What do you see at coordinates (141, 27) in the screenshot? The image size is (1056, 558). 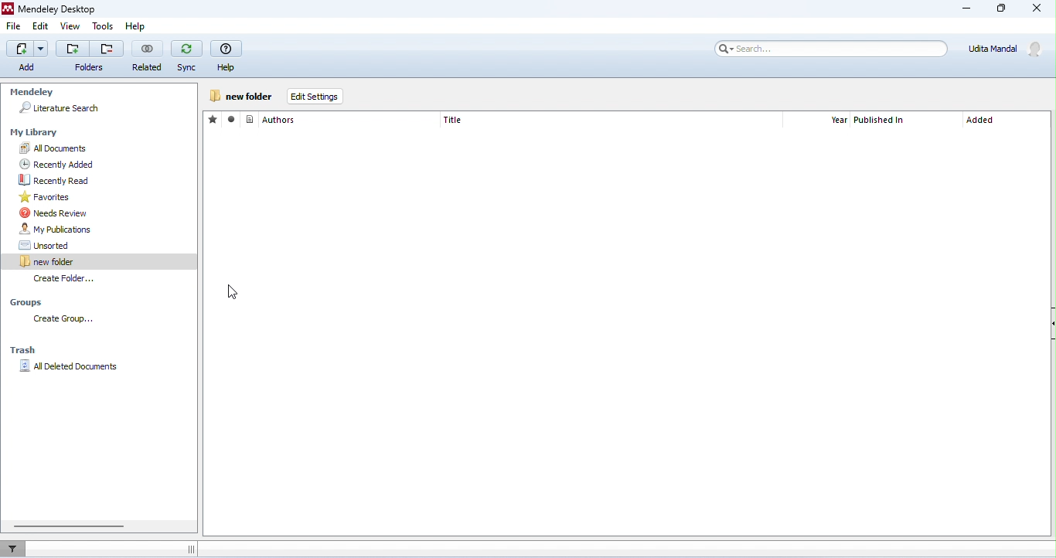 I see `help` at bounding box center [141, 27].